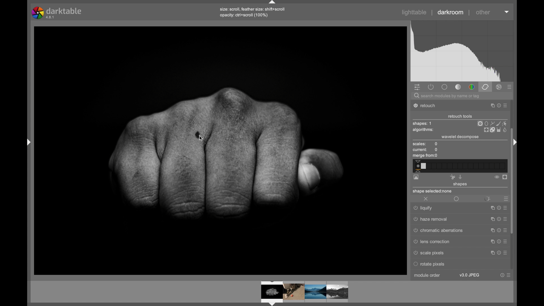 The width and height of the screenshot is (544, 306). Describe the element at coordinates (429, 276) in the screenshot. I see `module order` at that location.